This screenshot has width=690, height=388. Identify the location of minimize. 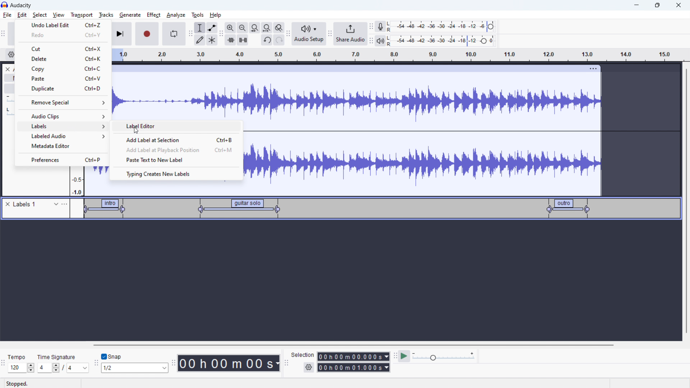
(636, 5).